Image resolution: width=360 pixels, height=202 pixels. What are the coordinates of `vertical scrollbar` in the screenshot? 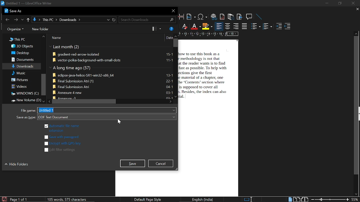 It's located at (43, 85).